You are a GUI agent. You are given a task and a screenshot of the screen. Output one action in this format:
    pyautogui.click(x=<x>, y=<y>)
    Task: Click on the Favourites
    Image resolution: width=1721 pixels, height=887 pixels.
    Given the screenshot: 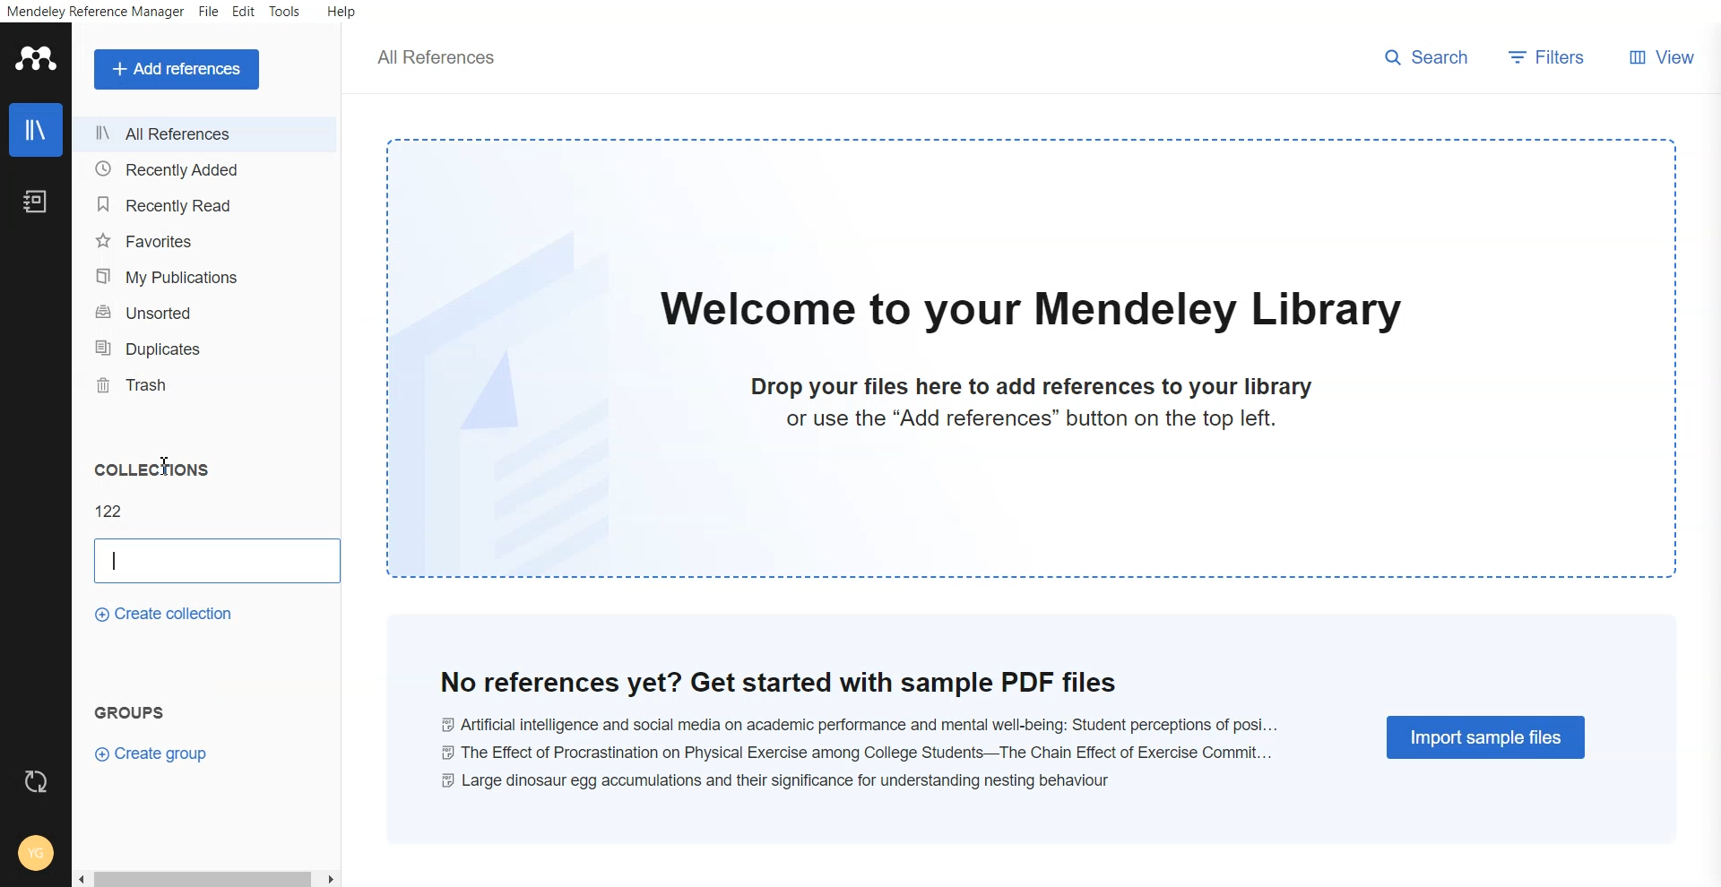 What is the action you would take?
    pyautogui.click(x=207, y=241)
    